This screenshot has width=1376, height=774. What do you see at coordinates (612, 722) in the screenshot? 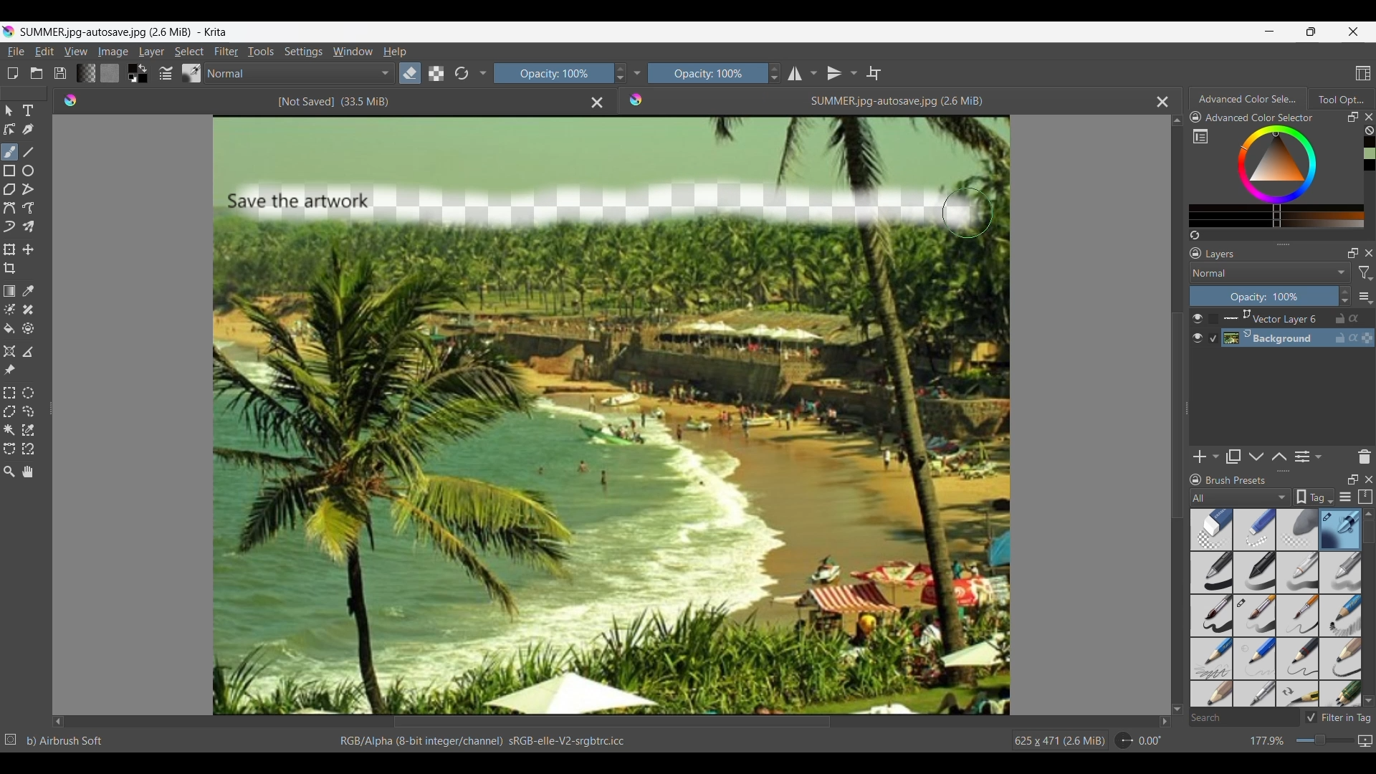
I see `Horizontal slide bar` at bounding box center [612, 722].